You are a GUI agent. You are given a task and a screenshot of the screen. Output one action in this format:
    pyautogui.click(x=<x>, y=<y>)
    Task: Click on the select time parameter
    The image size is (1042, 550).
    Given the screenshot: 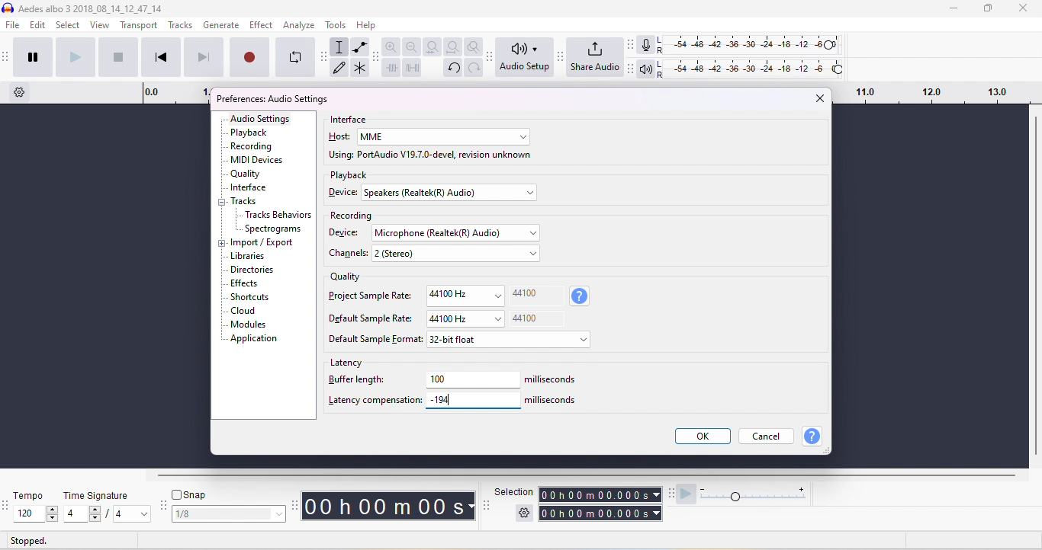 What is the action you would take?
    pyautogui.click(x=657, y=513)
    